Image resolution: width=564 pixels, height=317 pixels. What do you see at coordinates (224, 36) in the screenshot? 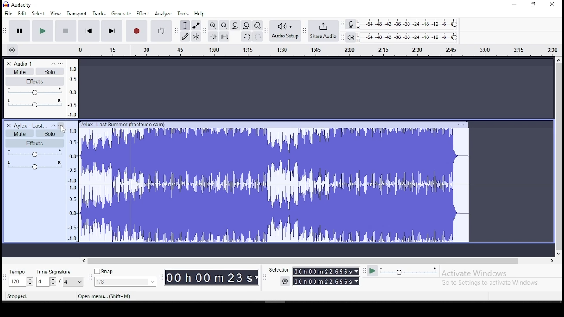
I see `silence audio selection` at bounding box center [224, 36].